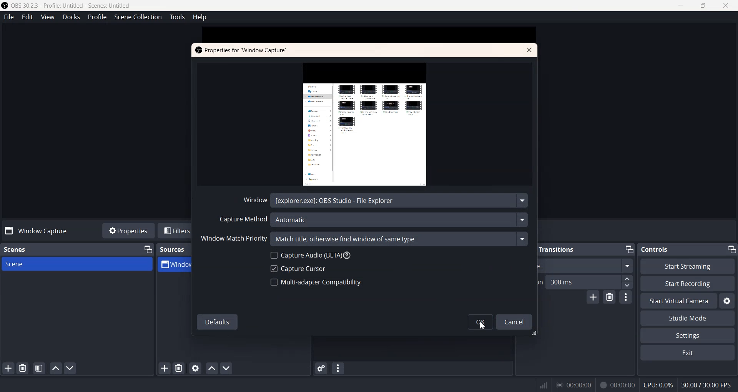 The image size is (738, 392). Describe the element at coordinates (8, 368) in the screenshot. I see `Add Scene` at that location.